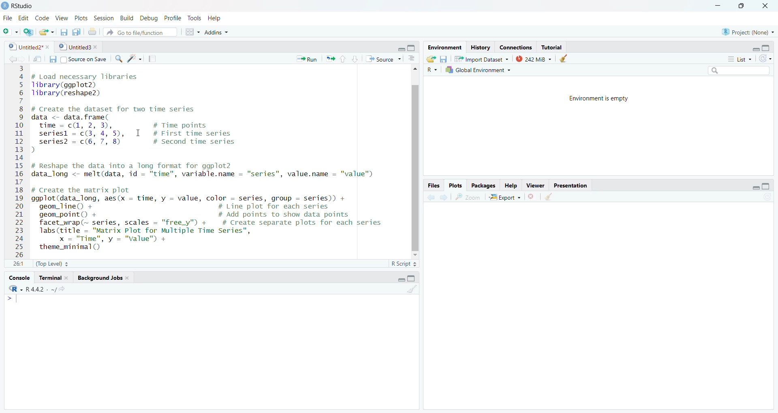 This screenshot has height=413, width=778. I want to click on Global Environment , so click(481, 70).